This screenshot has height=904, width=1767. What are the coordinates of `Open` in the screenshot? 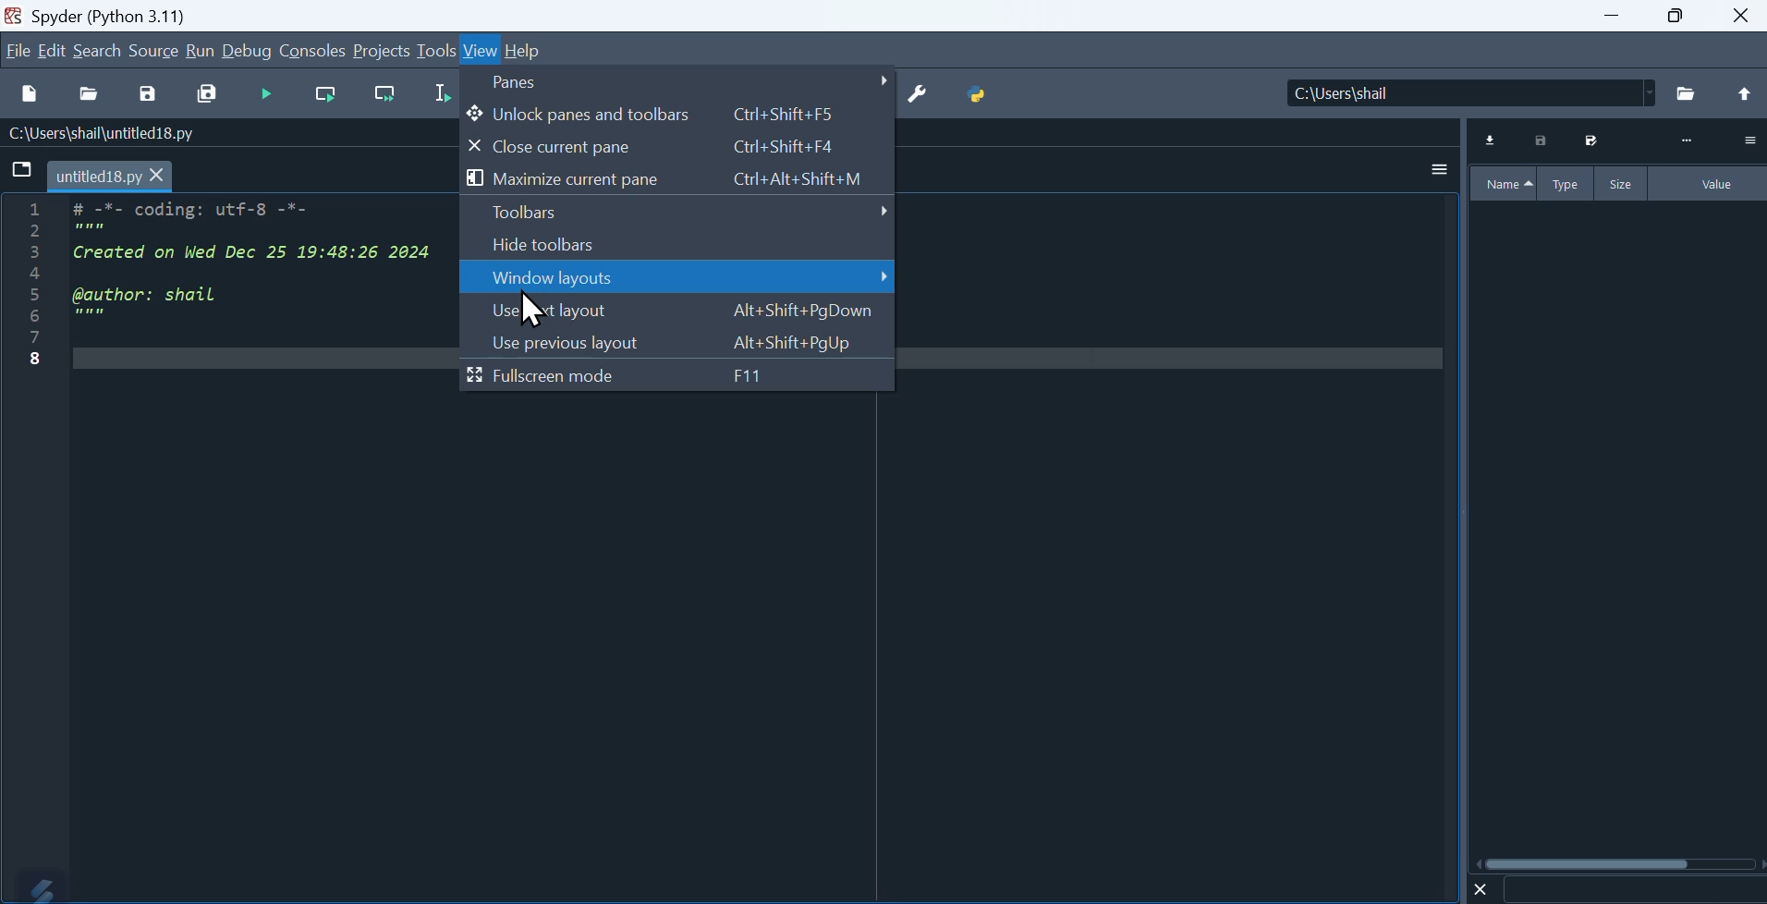 It's located at (91, 96).